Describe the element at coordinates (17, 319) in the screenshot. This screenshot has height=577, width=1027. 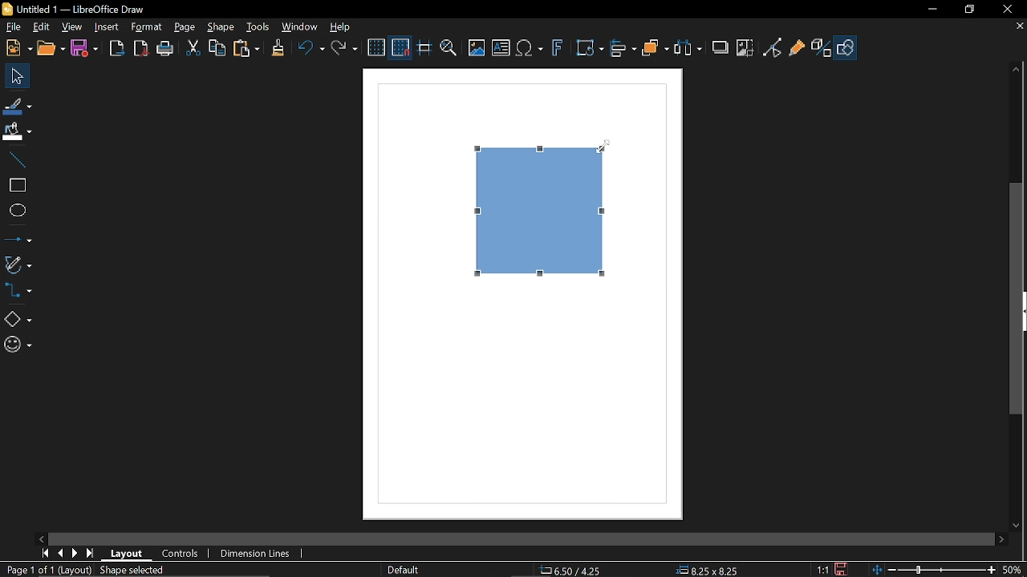
I see `Basic shapes` at that location.